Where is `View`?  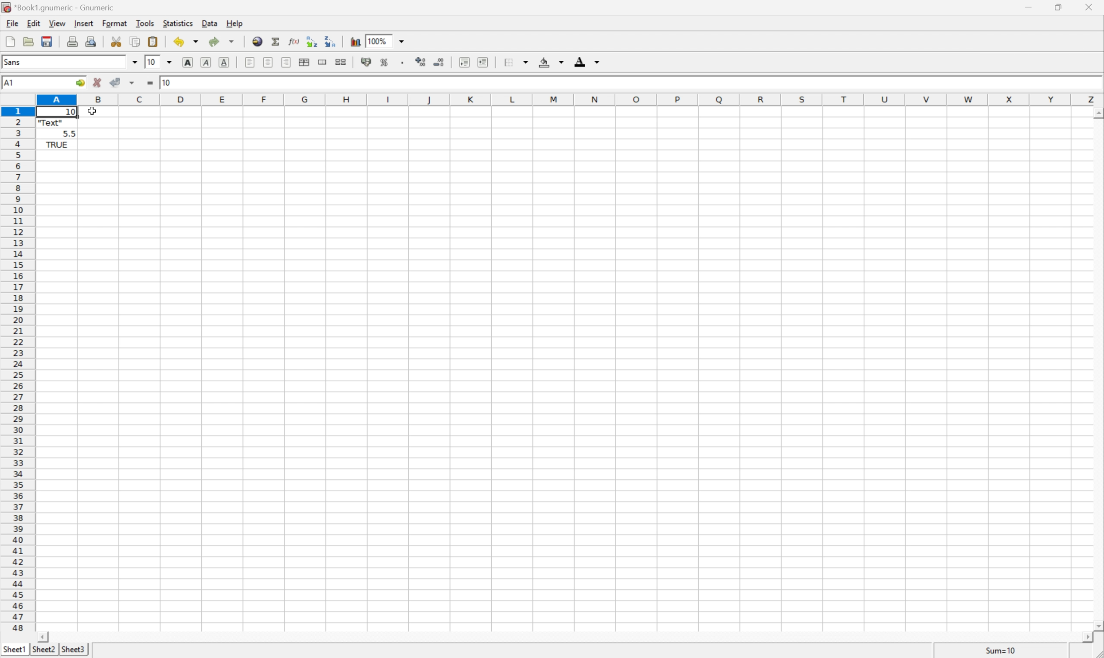
View is located at coordinates (57, 22).